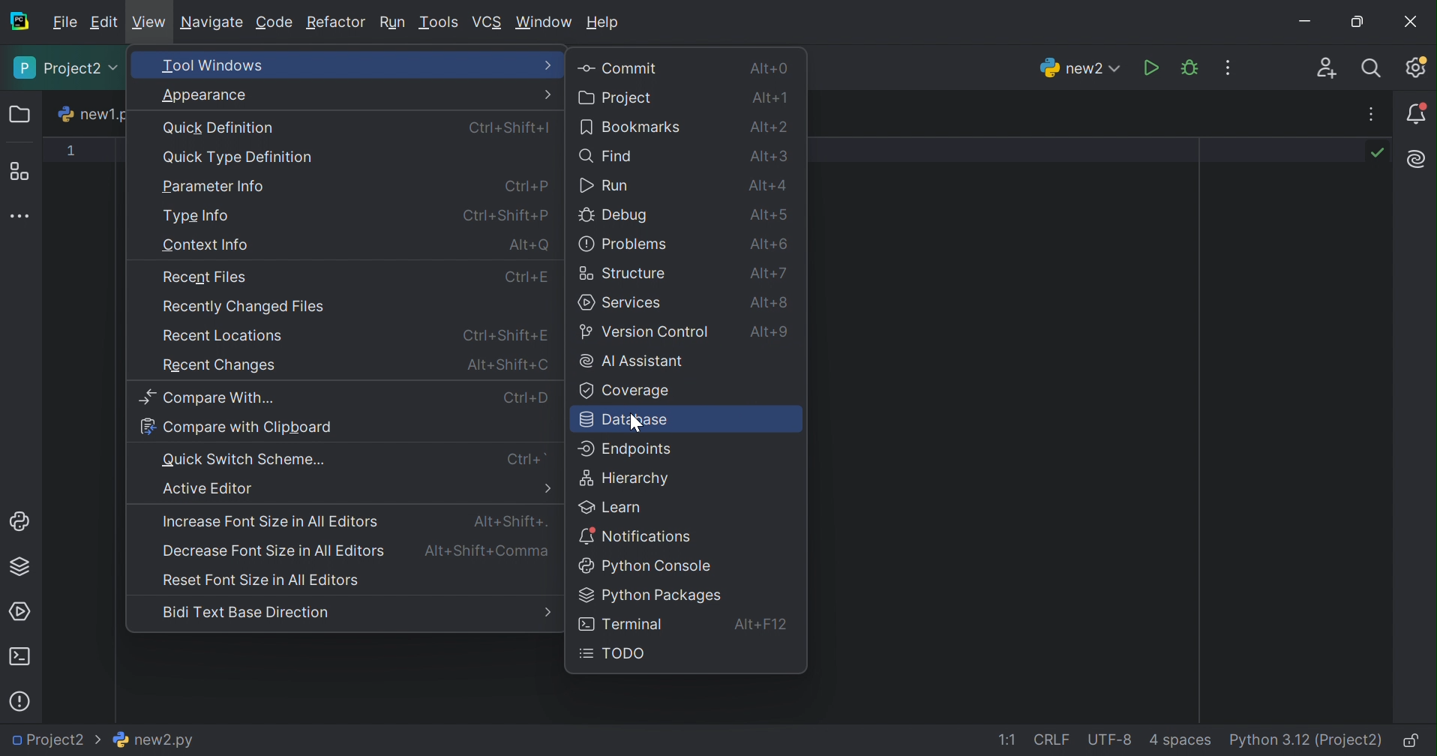  I want to click on More tool windows, so click(21, 217).